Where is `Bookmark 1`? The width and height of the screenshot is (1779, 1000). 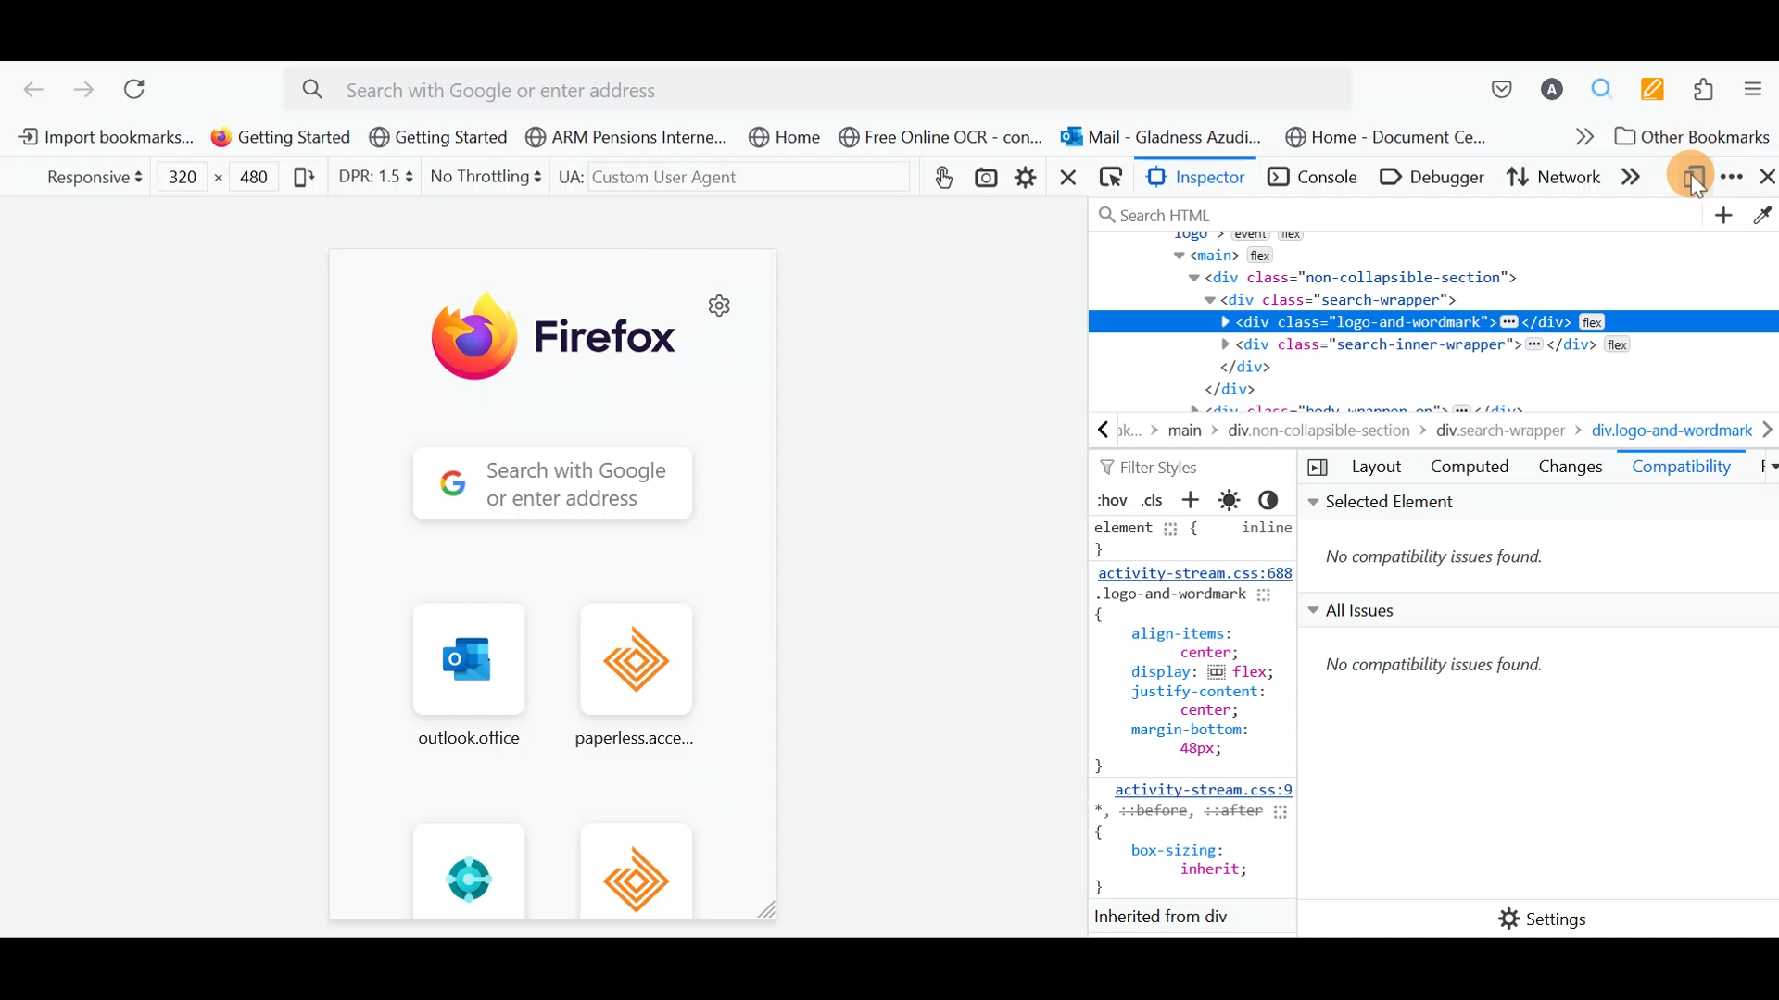
Bookmark 1 is located at coordinates (105, 139).